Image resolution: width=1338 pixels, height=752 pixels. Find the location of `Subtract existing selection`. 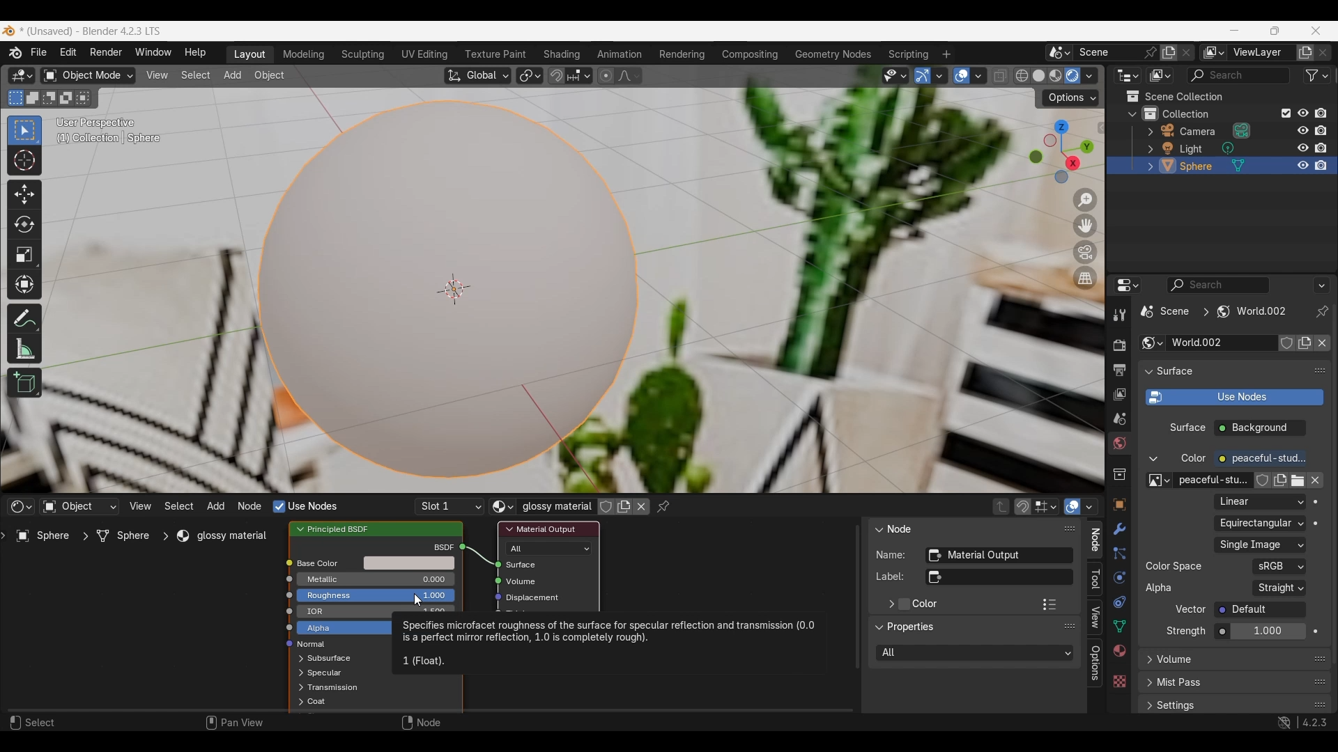

Subtract existing selection is located at coordinates (49, 98).